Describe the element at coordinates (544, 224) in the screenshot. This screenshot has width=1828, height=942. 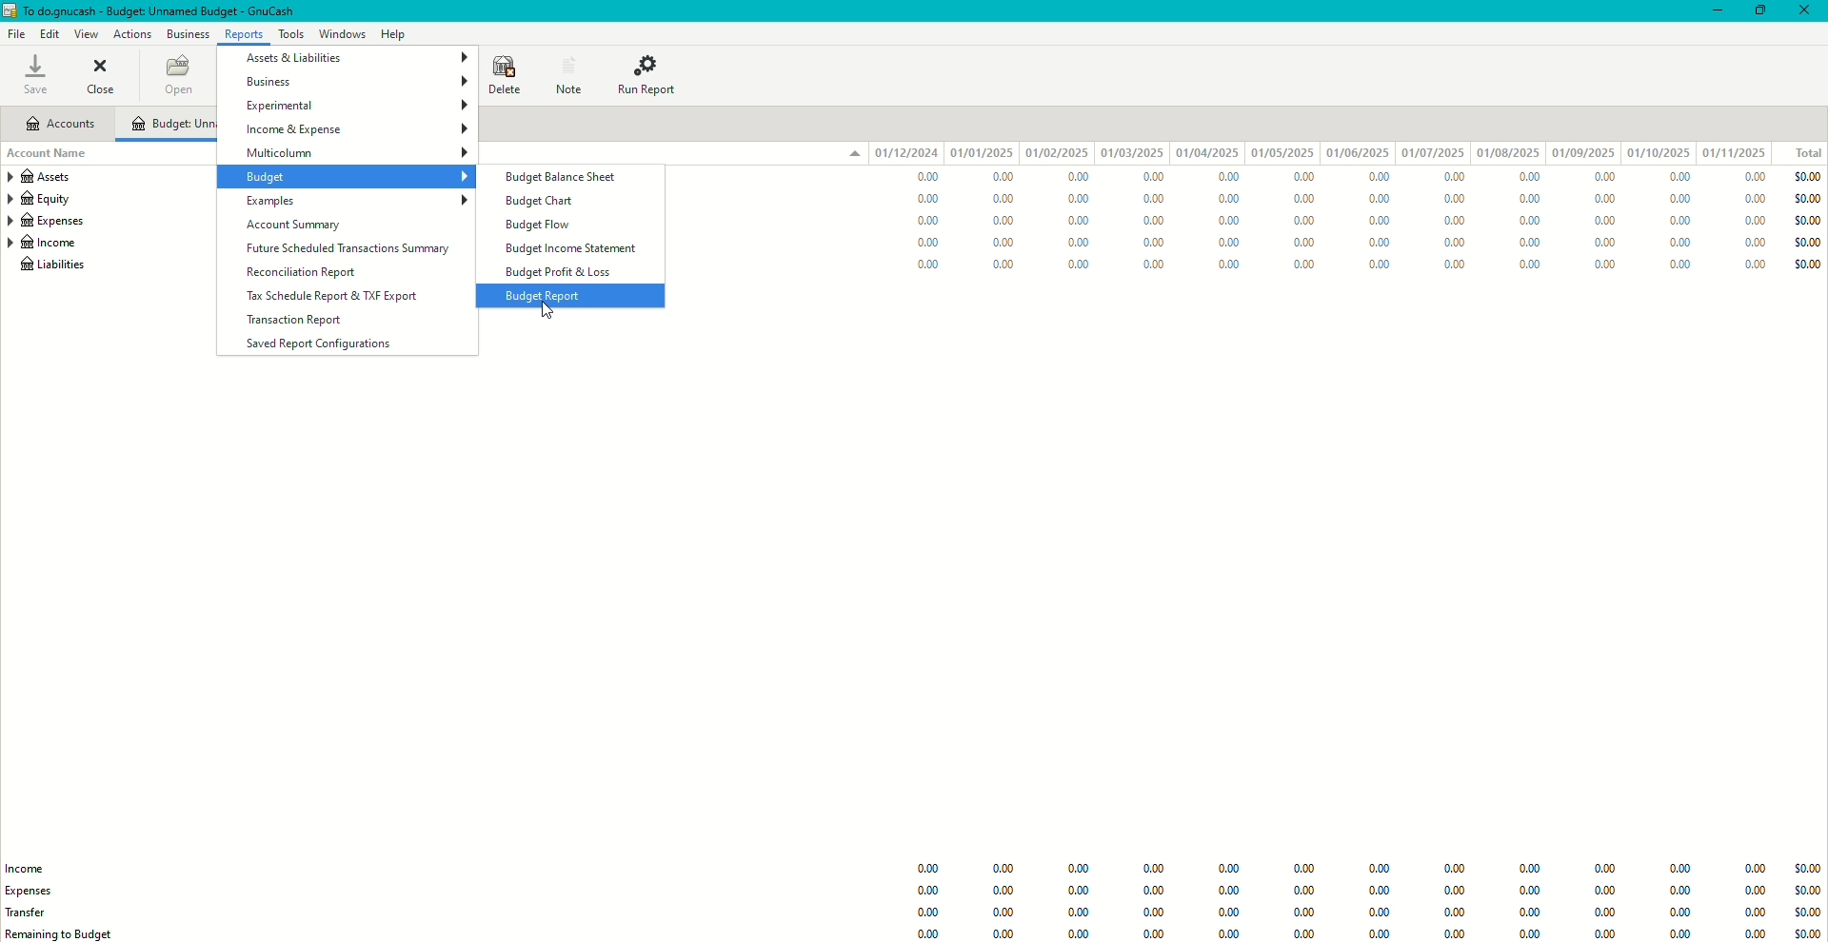
I see `Budget Flow` at that location.